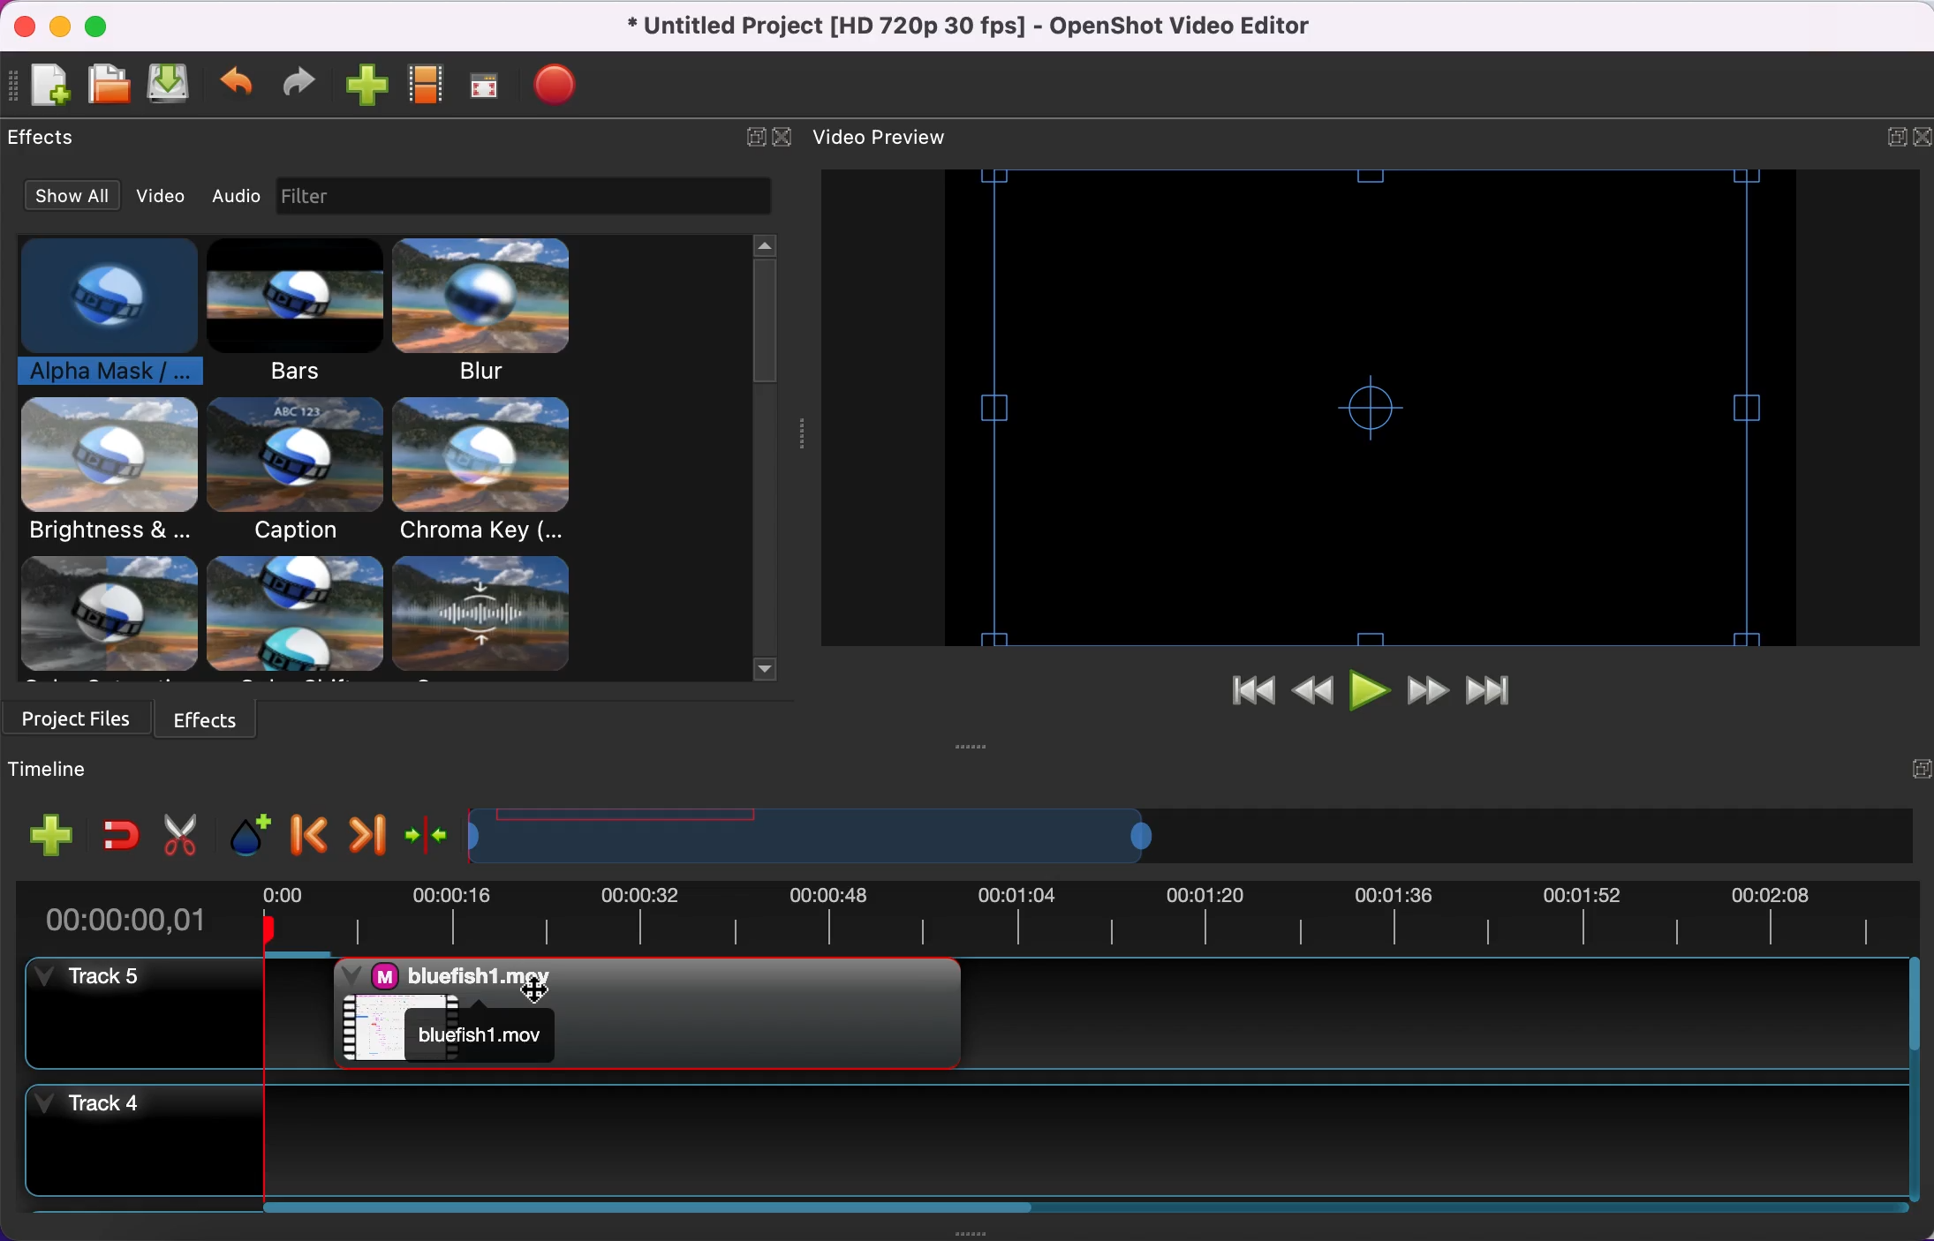 The width and height of the screenshot is (1934, 1241). What do you see at coordinates (311, 618) in the screenshot?
I see `effects` at bounding box center [311, 618].